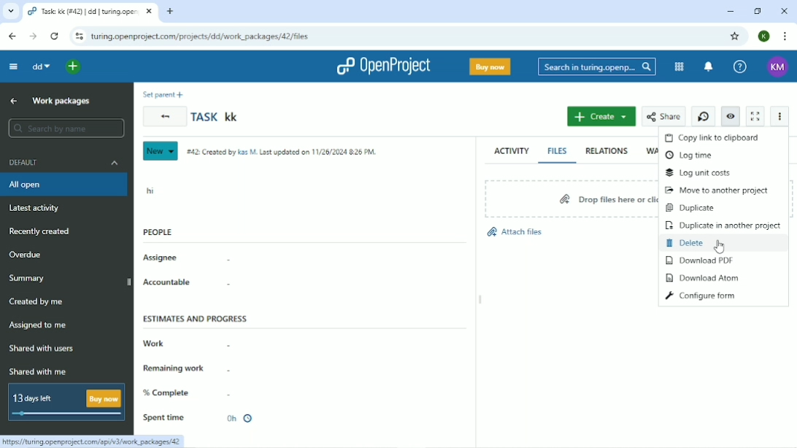 This screenshot has width=797, height=448. What do you see at coordinates (199, 36) in the screenshot?
I see `turing.openproject.com/projects/dd/work_packages/42/files` at bounding box center [199, 36].